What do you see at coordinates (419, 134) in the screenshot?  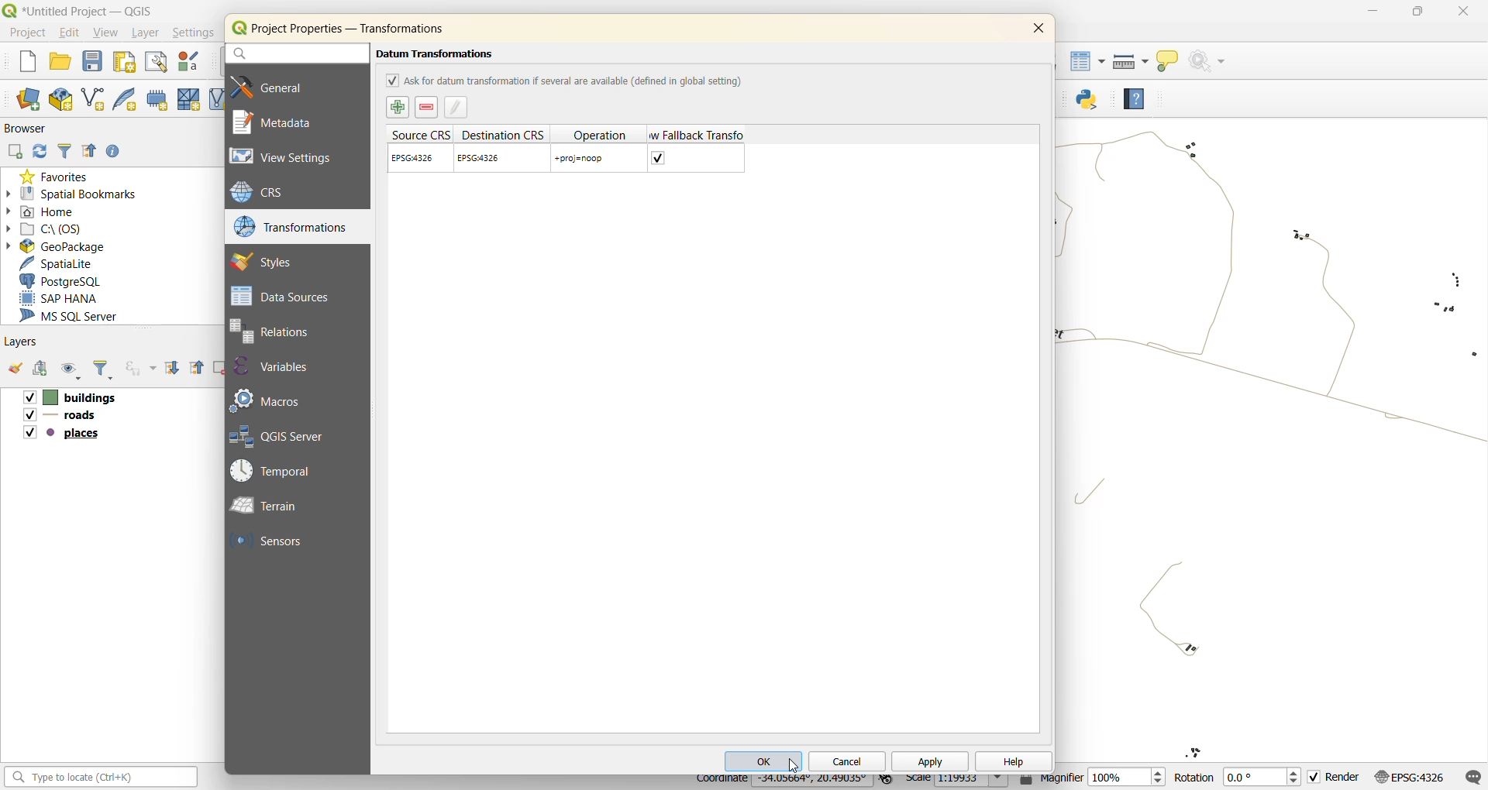 I see `source crs` at bounding box center [419, 134].